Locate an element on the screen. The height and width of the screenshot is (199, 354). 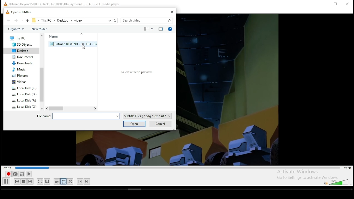
system drive 2 is located at coordinates (25, 95).